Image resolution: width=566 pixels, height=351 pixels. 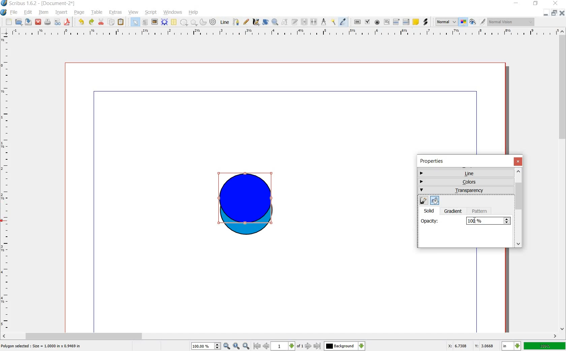 I want to click on script, so click(x=151, y=12).